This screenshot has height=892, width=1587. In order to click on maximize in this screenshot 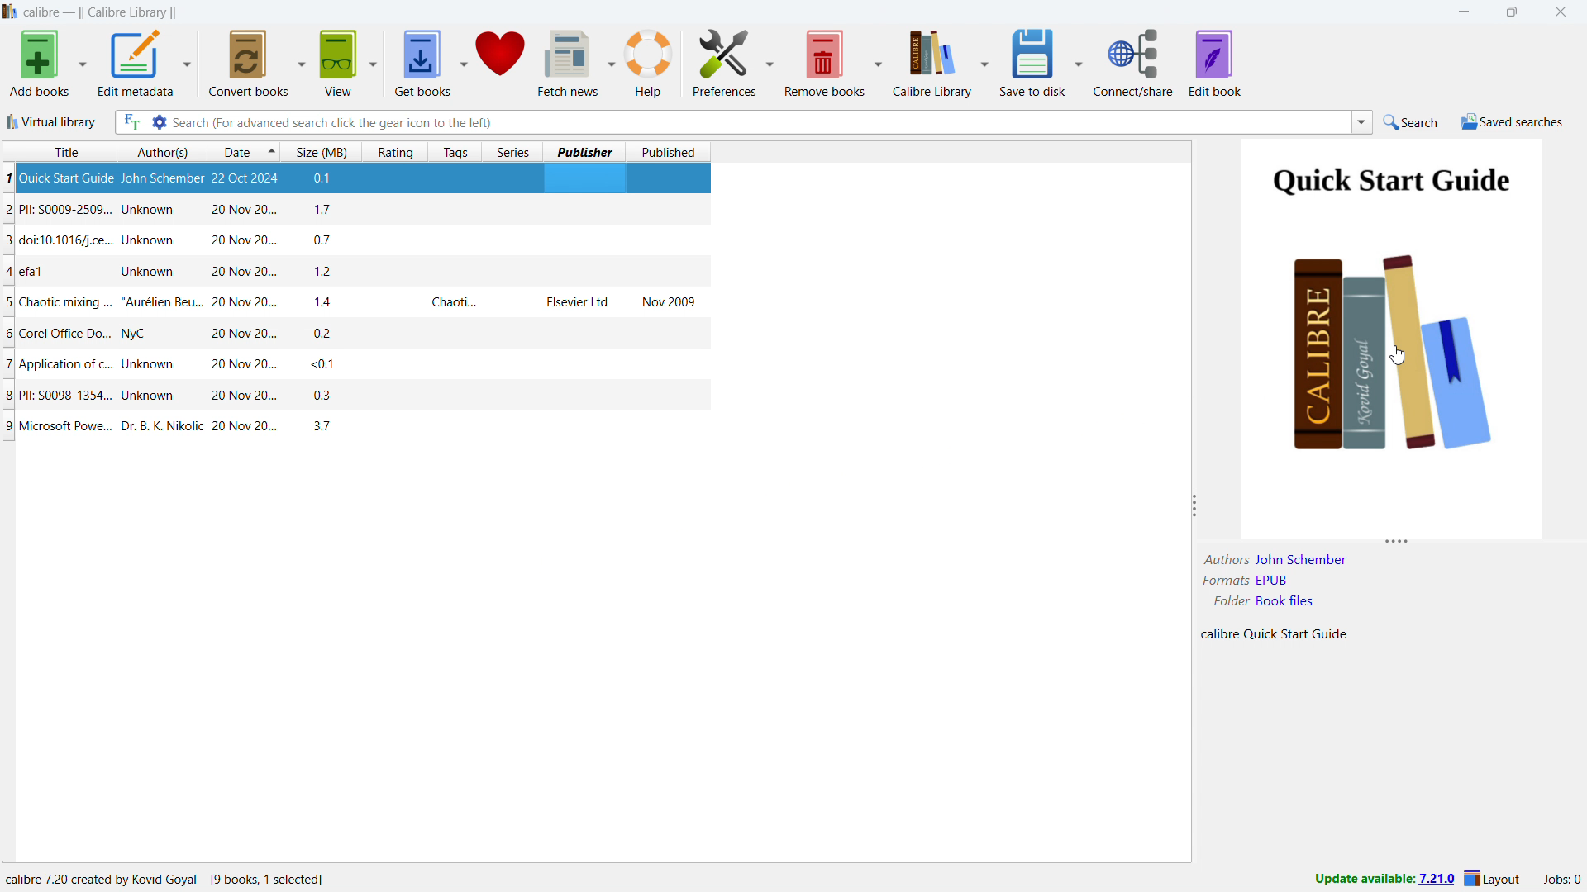, I will do `click(1515, 12)`.